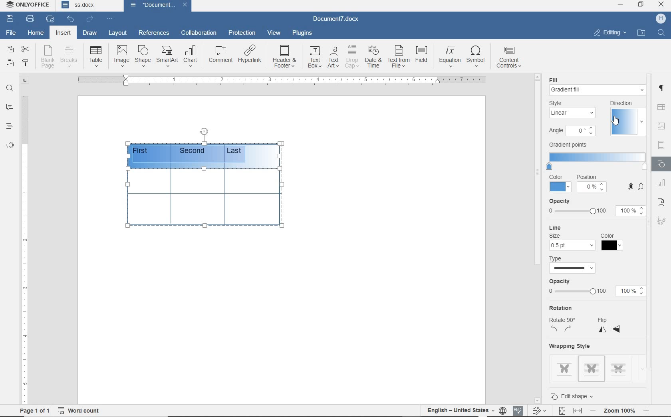 This screenshot has height=417, width=671. Describe the element at coordinates (621, 409) in the screenshot. I see `zoom out or zoom in` at that location.